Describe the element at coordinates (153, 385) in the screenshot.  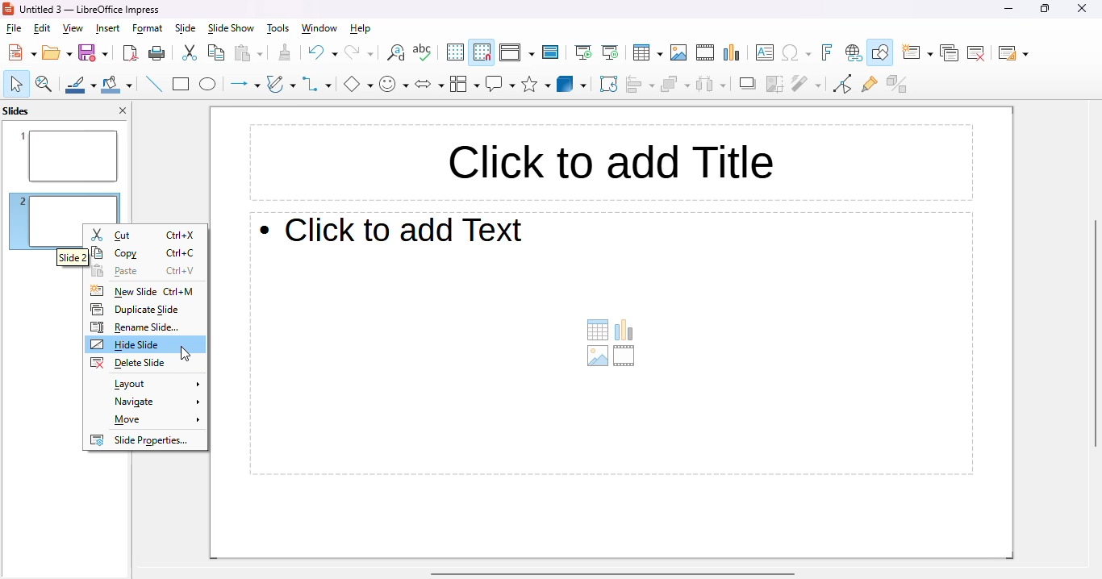
I see `layout slide` at that location.